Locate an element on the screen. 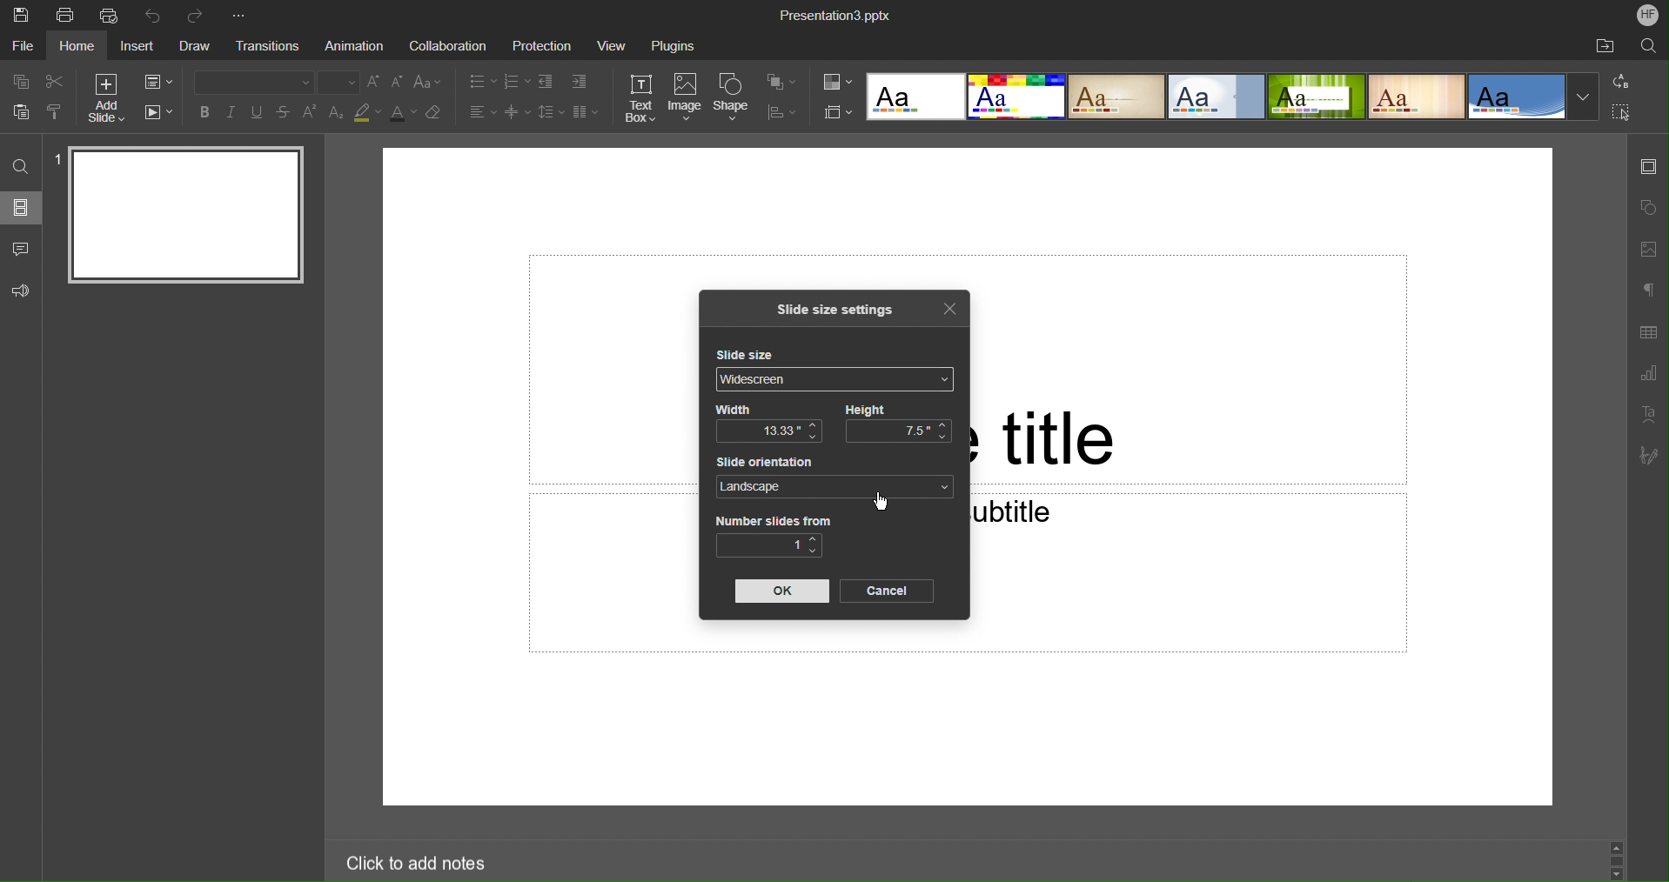  7.5" is located at coordinates (899, 431).